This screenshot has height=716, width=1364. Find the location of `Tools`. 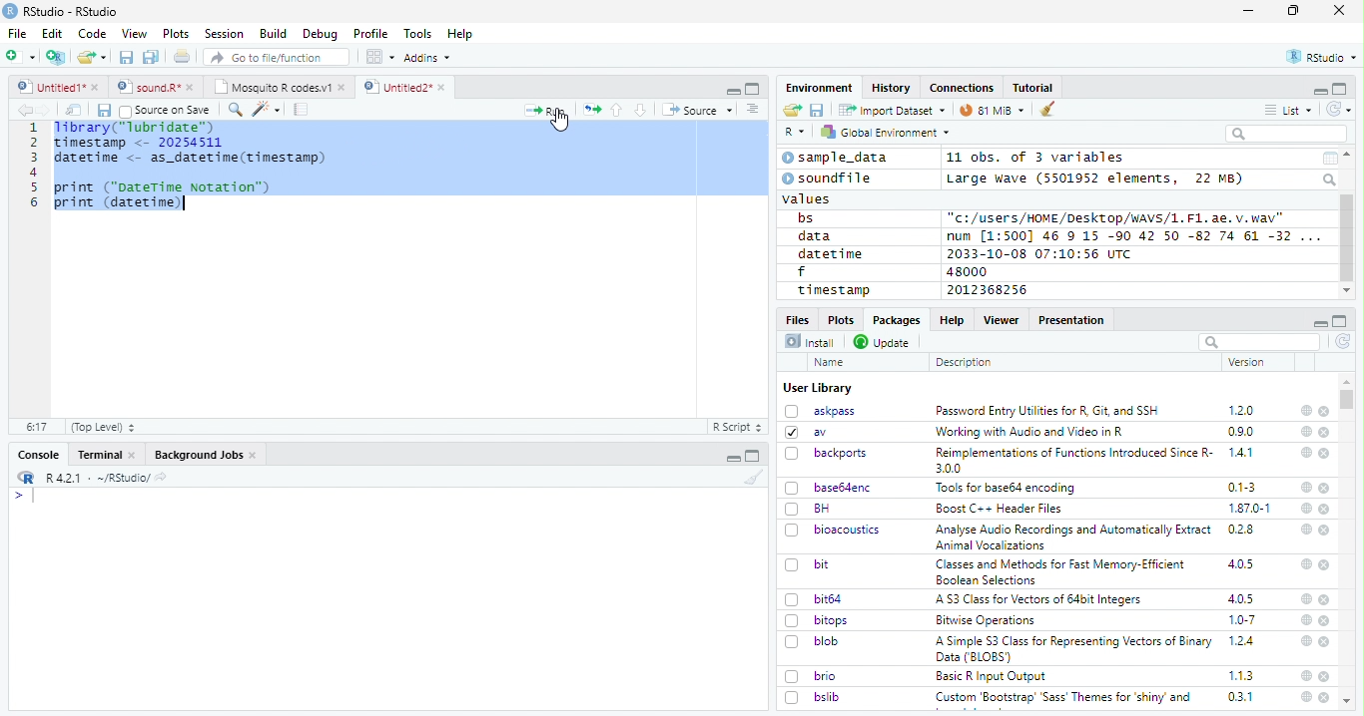

Tools is located at coordinates (416, 34).